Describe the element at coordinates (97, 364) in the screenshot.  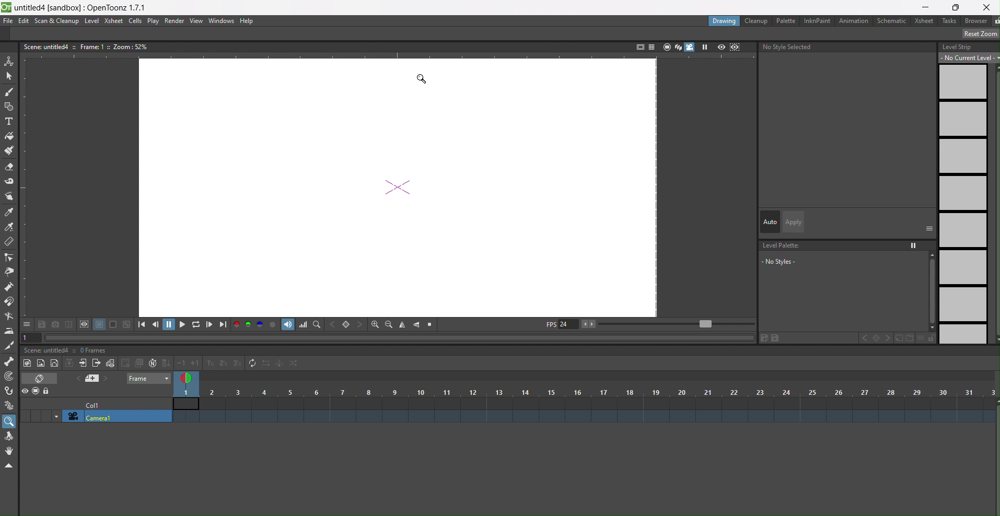
I see `next sub xsheey` at that location.